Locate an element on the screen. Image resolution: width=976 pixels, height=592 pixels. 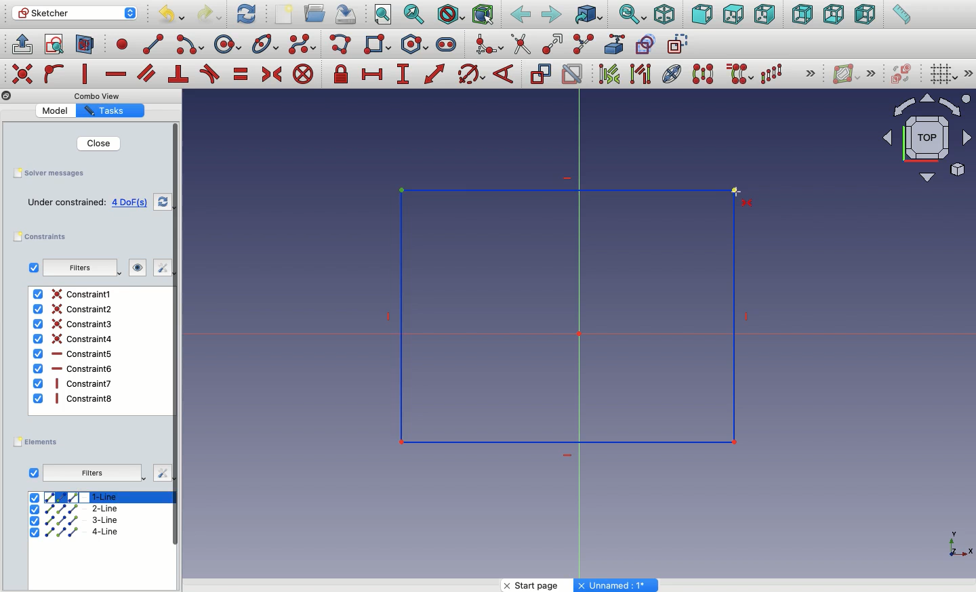
Model is located at coordinates (58, 110).